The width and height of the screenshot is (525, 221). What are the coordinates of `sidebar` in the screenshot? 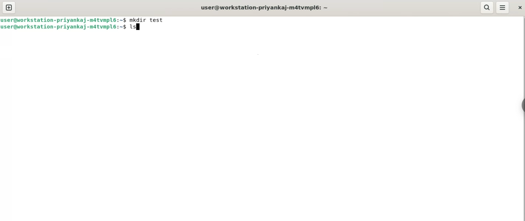 It's located at (522, 106).